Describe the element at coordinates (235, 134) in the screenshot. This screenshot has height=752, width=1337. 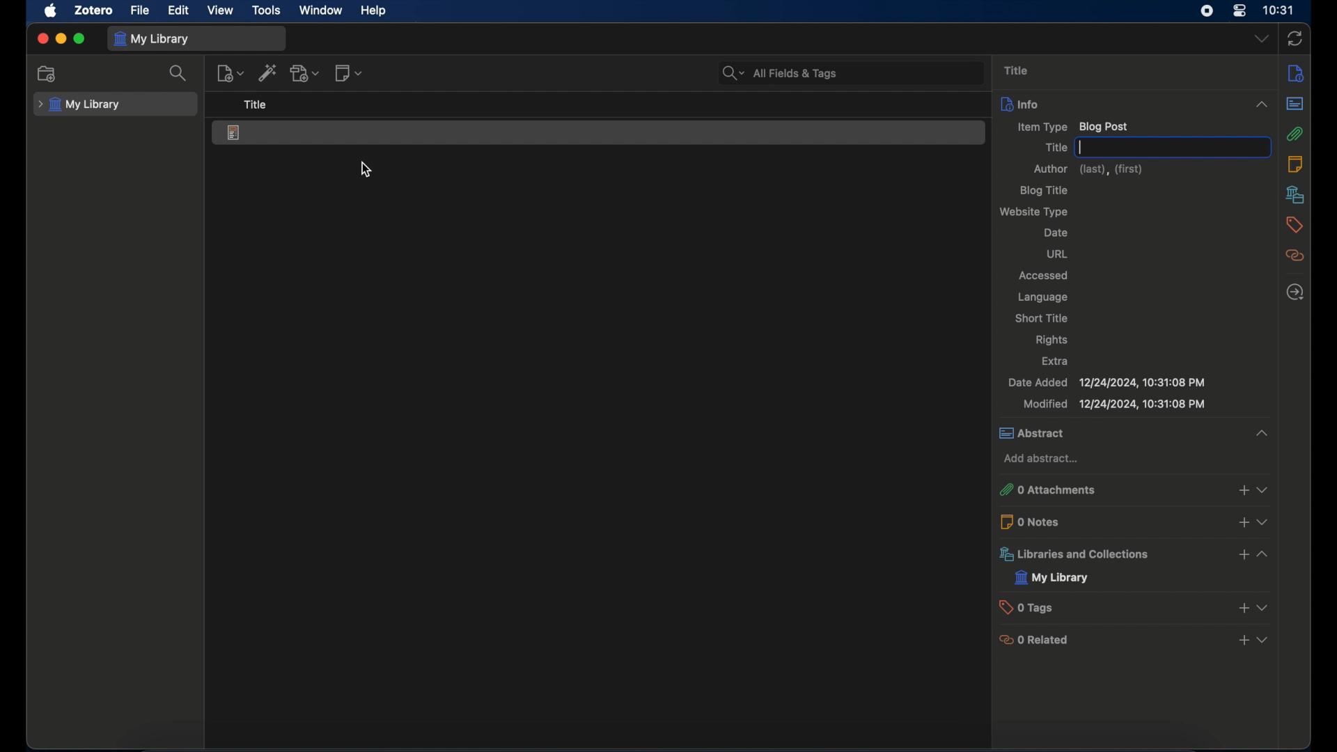
I see `blogpost` at that location.